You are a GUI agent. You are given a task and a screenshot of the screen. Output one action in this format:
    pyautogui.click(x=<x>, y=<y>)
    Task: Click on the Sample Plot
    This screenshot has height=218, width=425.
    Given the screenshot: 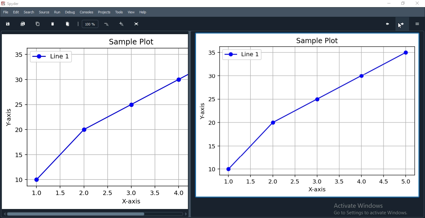 What is the action you would take?
    pyautogui.click(x=95, y=121)
    